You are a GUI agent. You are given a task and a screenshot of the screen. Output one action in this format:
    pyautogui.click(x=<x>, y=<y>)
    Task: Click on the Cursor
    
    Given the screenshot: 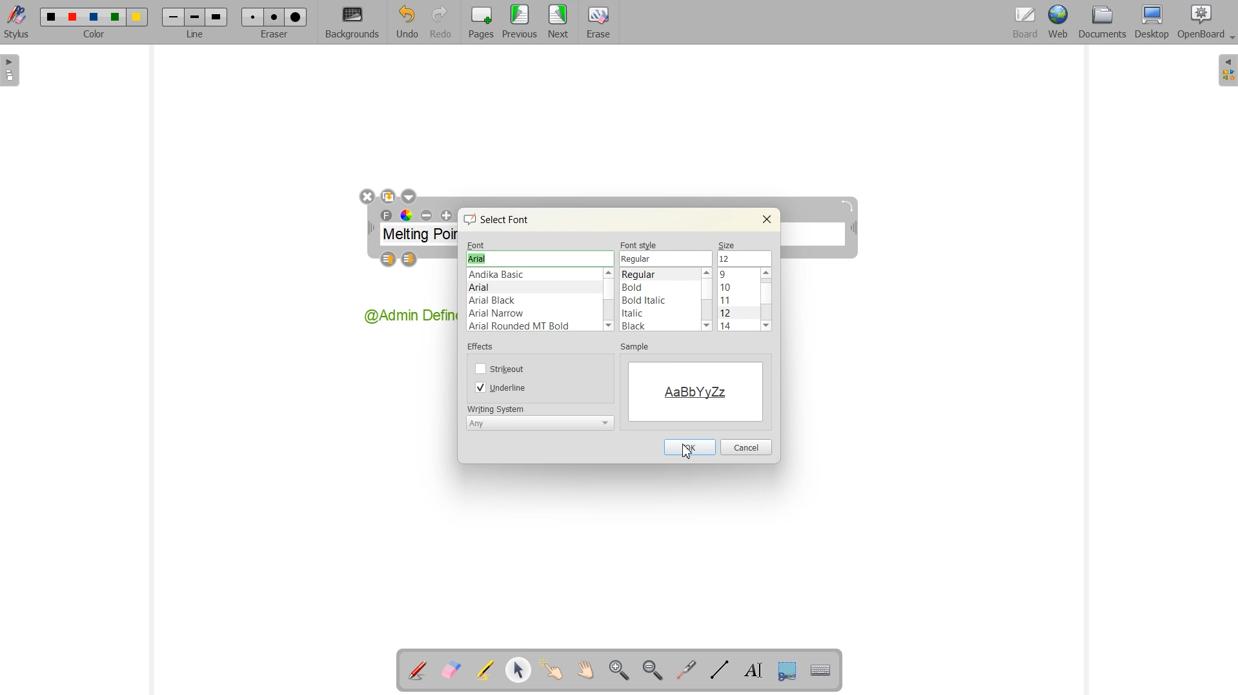 What is the action you would take?
    pyautogui.click(x=687, y=450)
    